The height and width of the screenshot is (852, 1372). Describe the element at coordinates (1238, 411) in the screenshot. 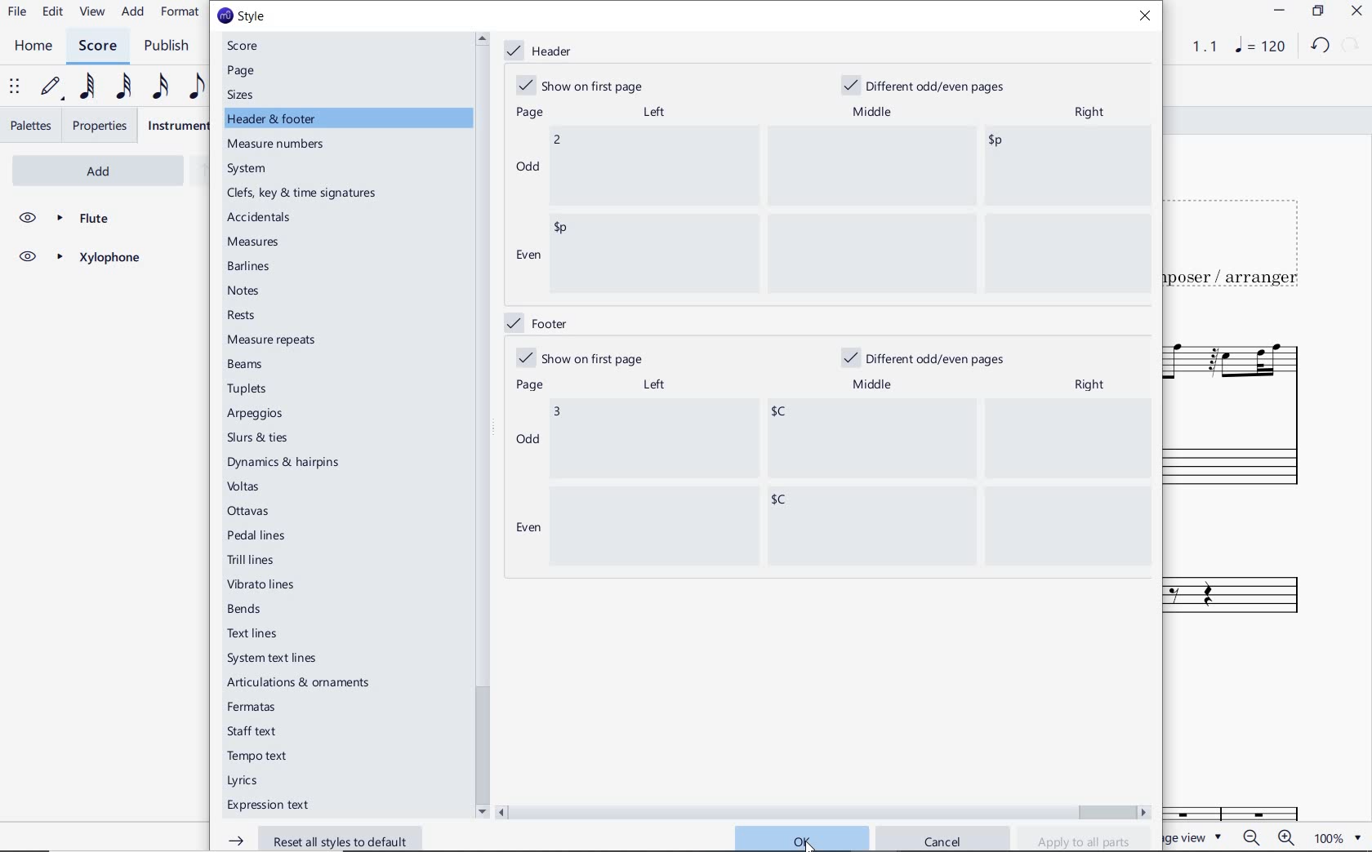

I see `FLUTE` at that location.